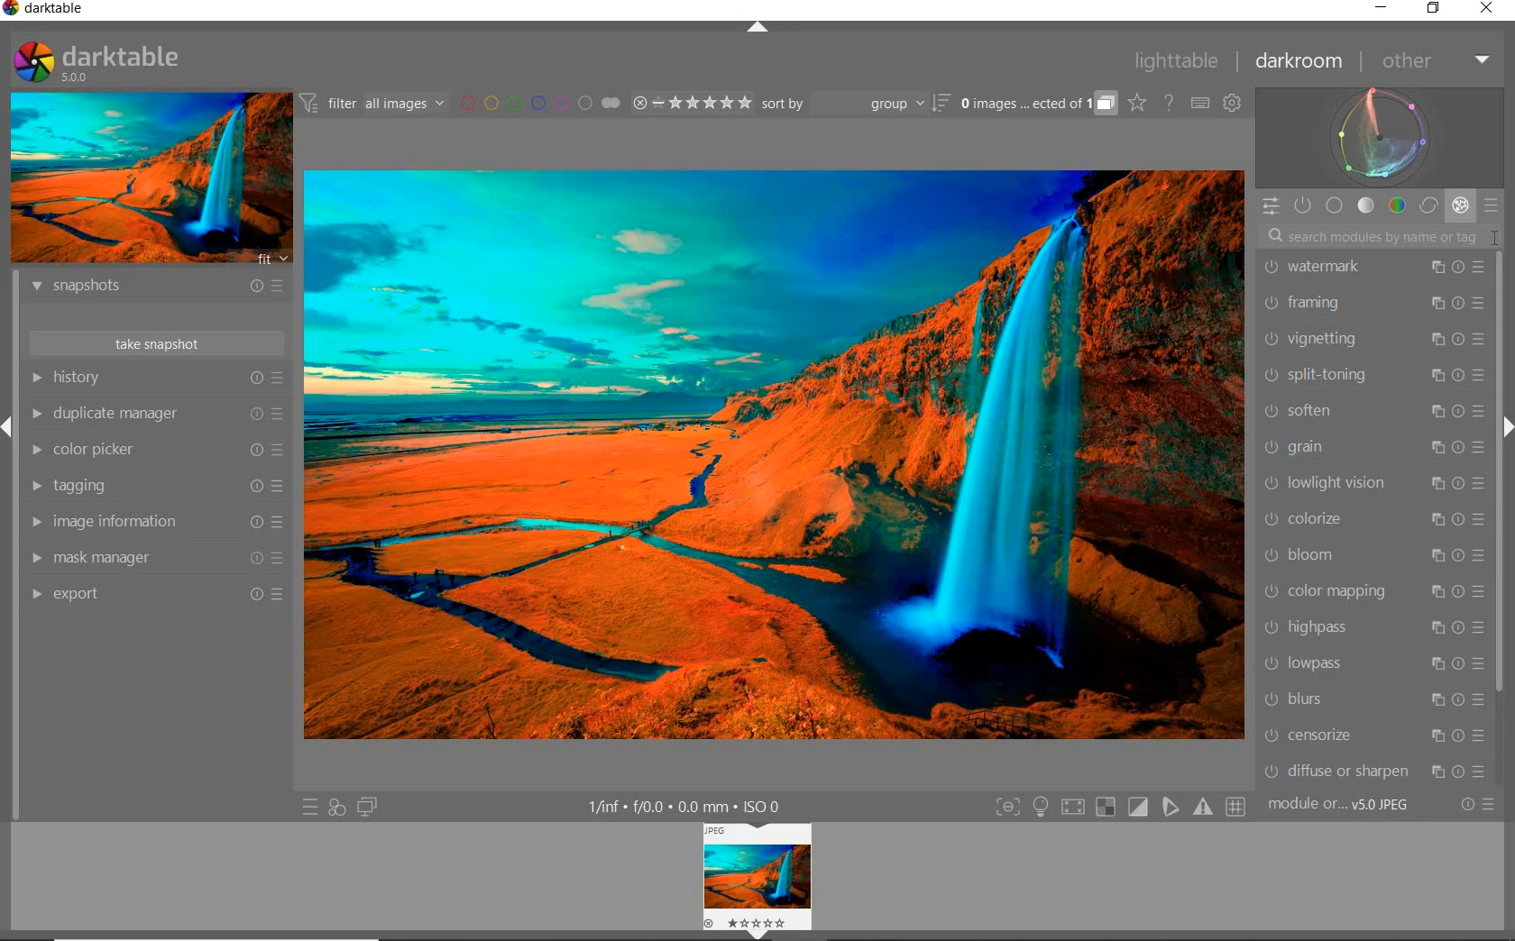  What do you see at coordinates (1379, 267) in the screenshot?
I see `COLOR CALIBRATION` at bounding box center [1379, 267].